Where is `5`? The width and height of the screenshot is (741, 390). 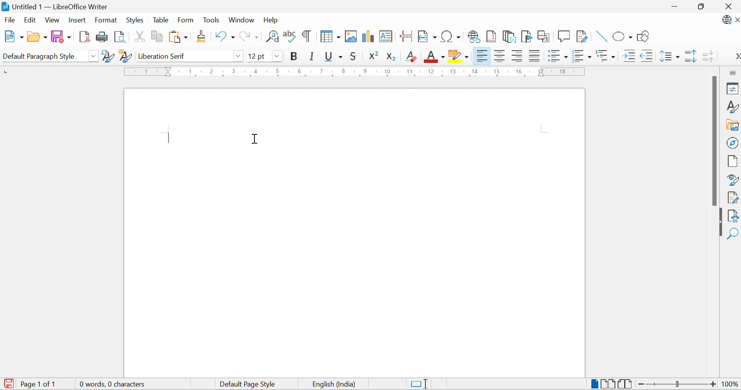
5 is located at coordinates (277, 71).